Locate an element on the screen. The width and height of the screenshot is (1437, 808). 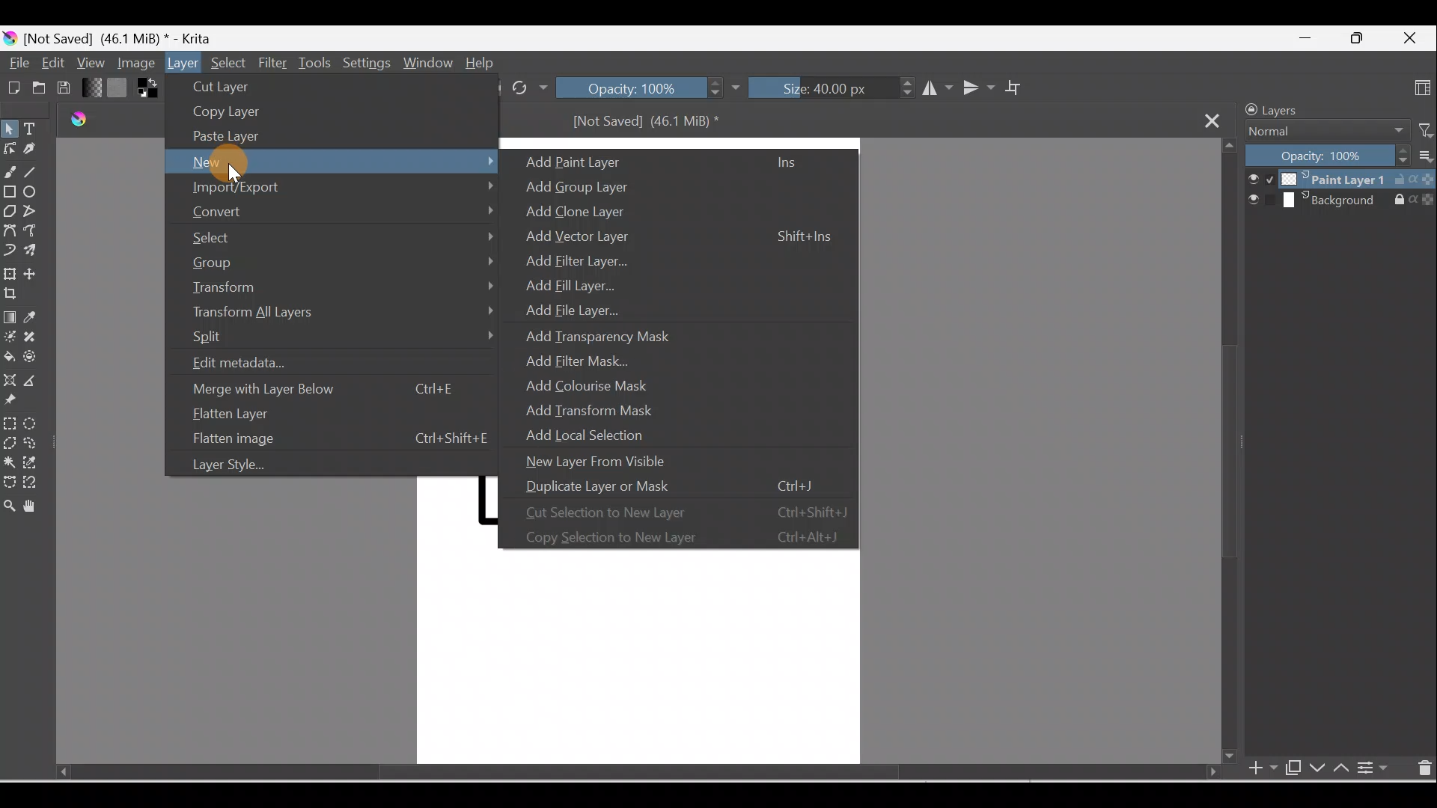
Calligraphy is located at coordinates (32, 151).